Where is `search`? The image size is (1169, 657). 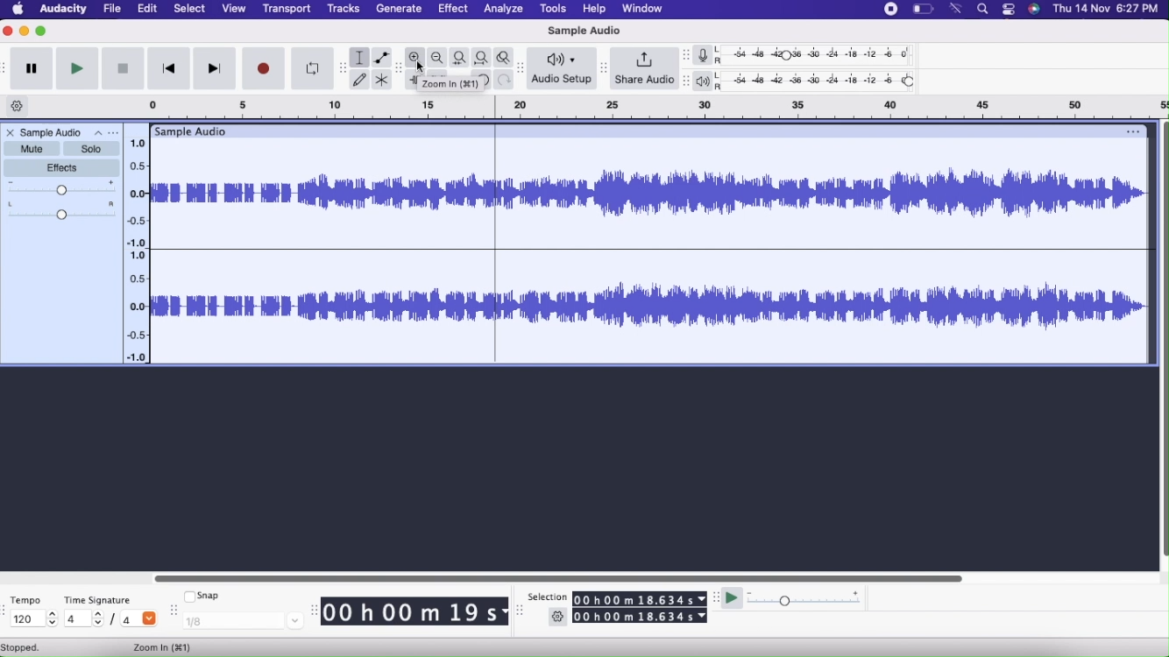 search is located at coordinates (981, 10).